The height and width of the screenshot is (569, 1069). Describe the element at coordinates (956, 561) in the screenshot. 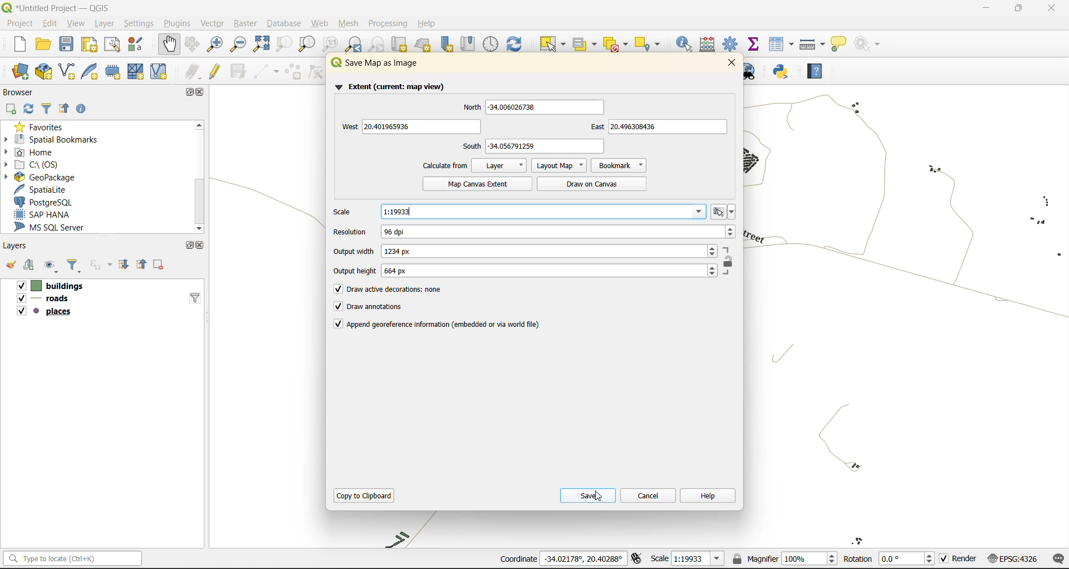

I see `render` at that location.